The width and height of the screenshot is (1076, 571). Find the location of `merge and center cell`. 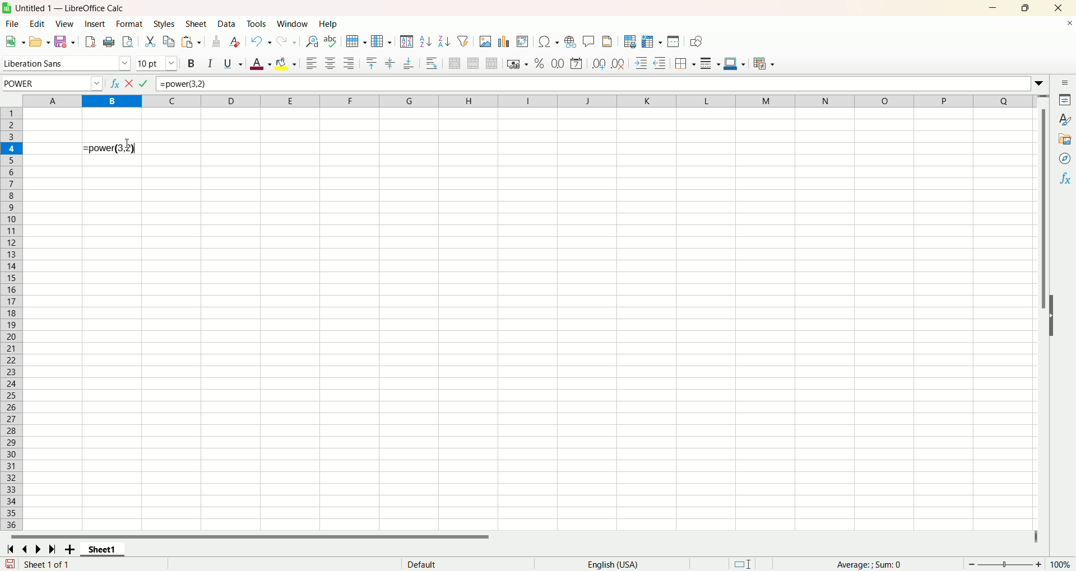

merge and center cell is located at coordinates (456, 62).